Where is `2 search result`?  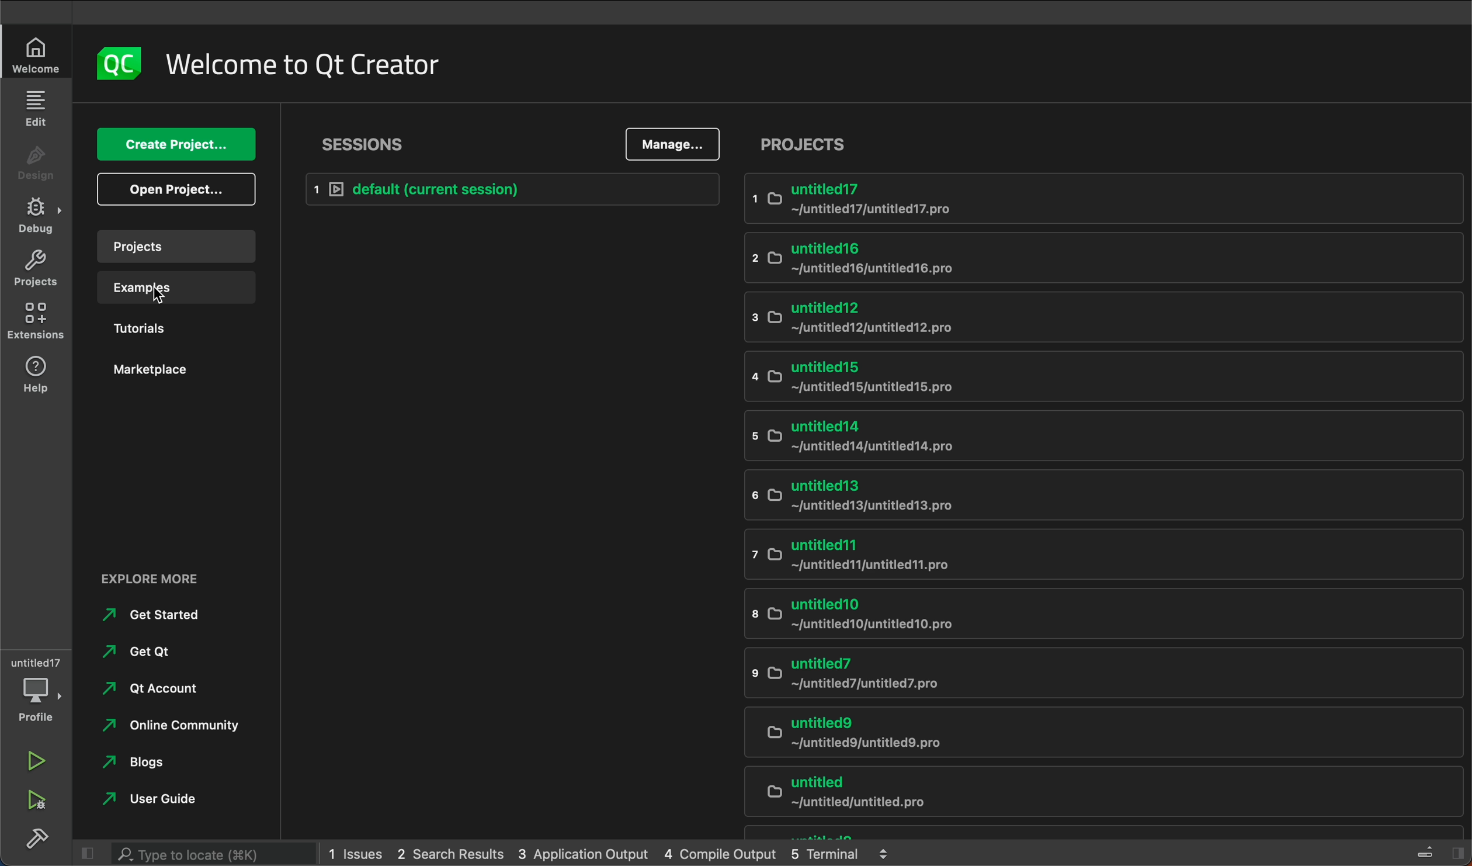
2 search result is located at coordinates (452, 853).